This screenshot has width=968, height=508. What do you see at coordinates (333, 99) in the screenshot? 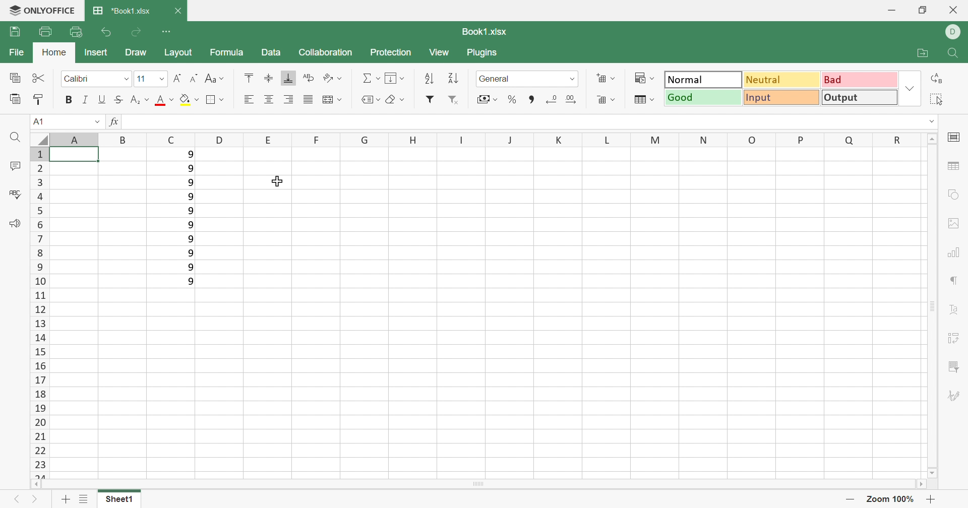
I see `Merge and center` at bounding box center [333, 99].